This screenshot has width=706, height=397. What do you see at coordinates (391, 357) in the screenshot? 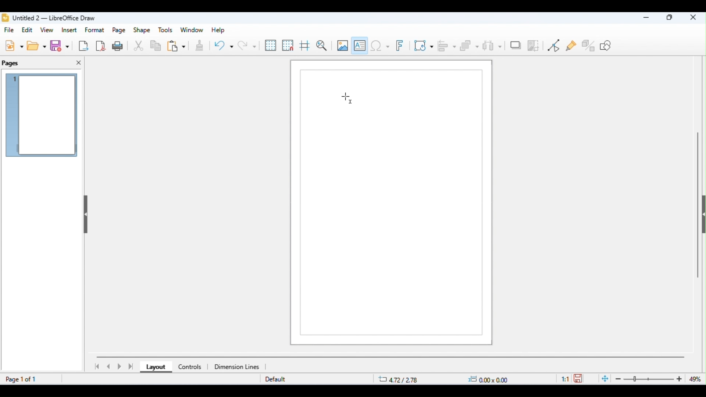
I see `horizontal scroll bar` at bounding box center [391, 357].